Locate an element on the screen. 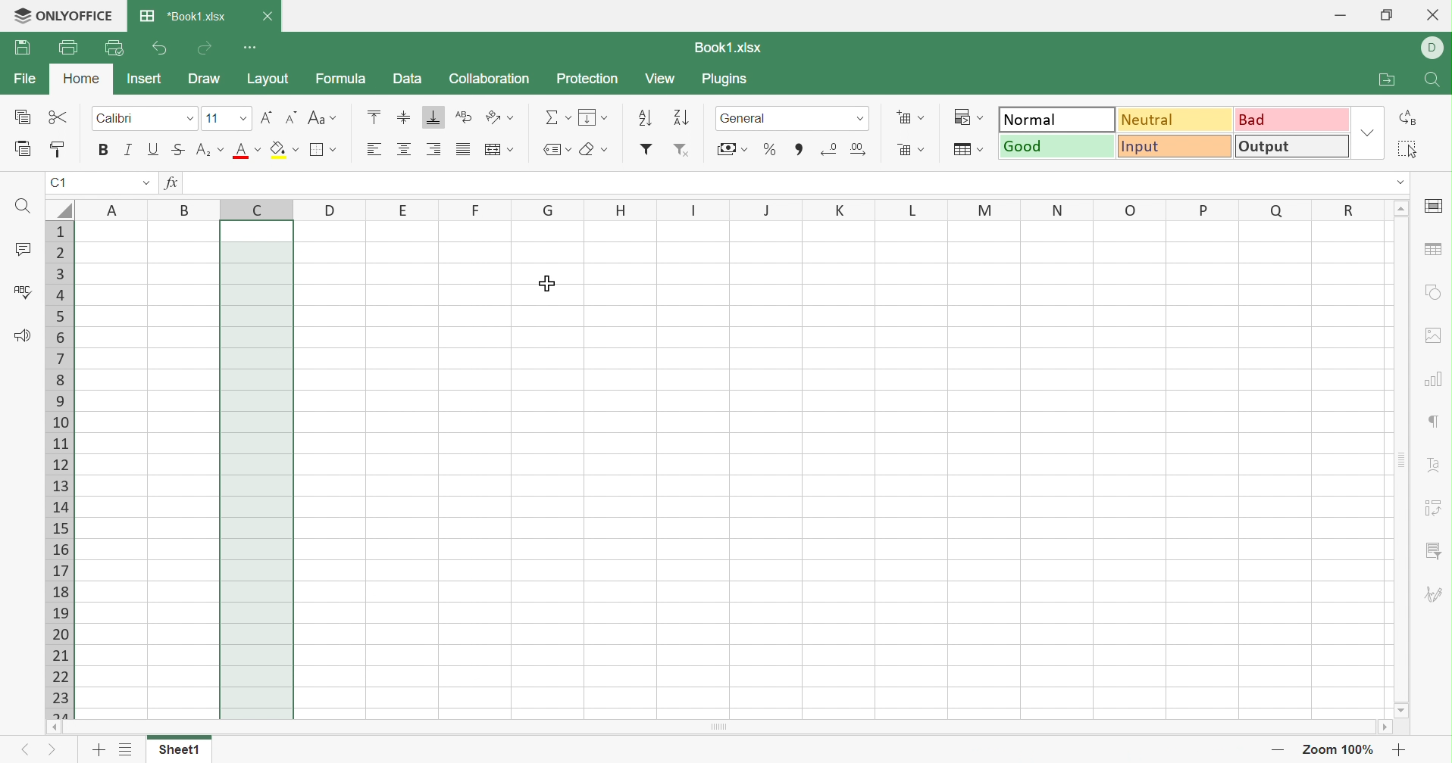  *Book1.xlsx is located at coordinates (184, 17).